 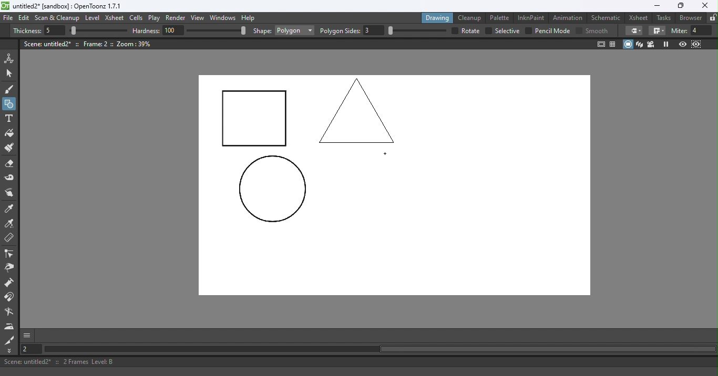 I want to click on miter, so click(x=679, y=30).